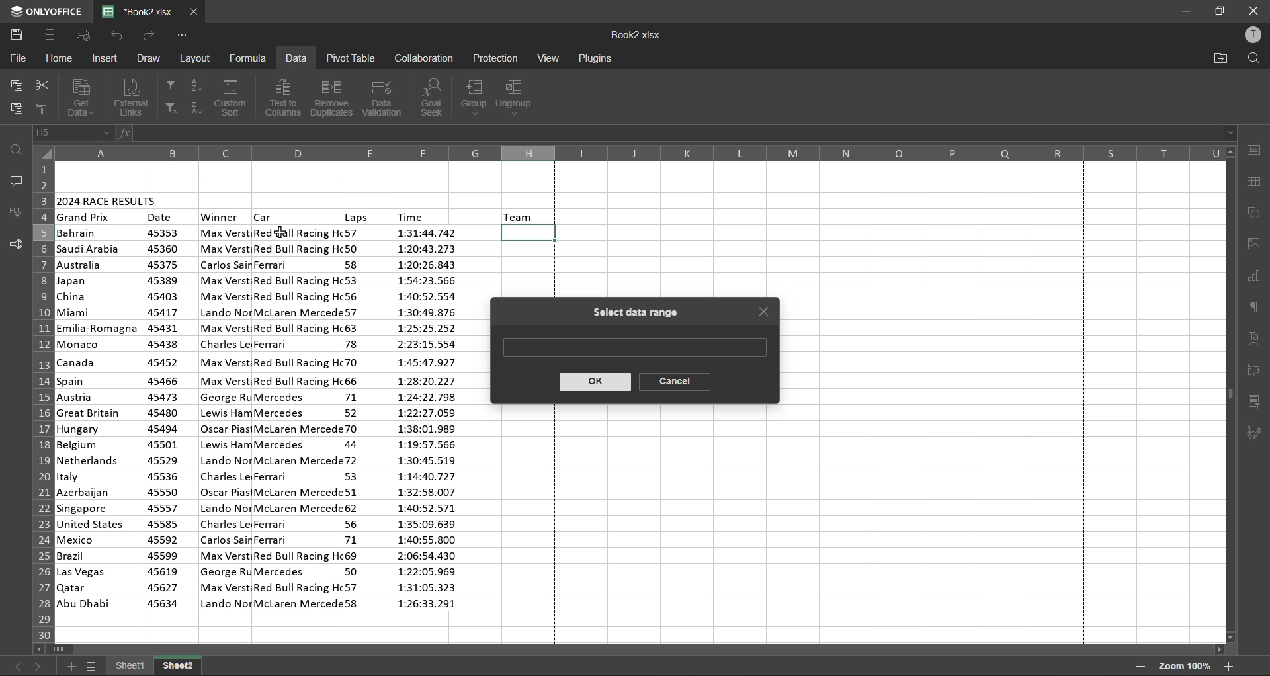 Image resolution: width=1270 pixels, height=676 pixels. Describe the element at coordinates (13, 181) in the screenshot. I see `comments` at that location.